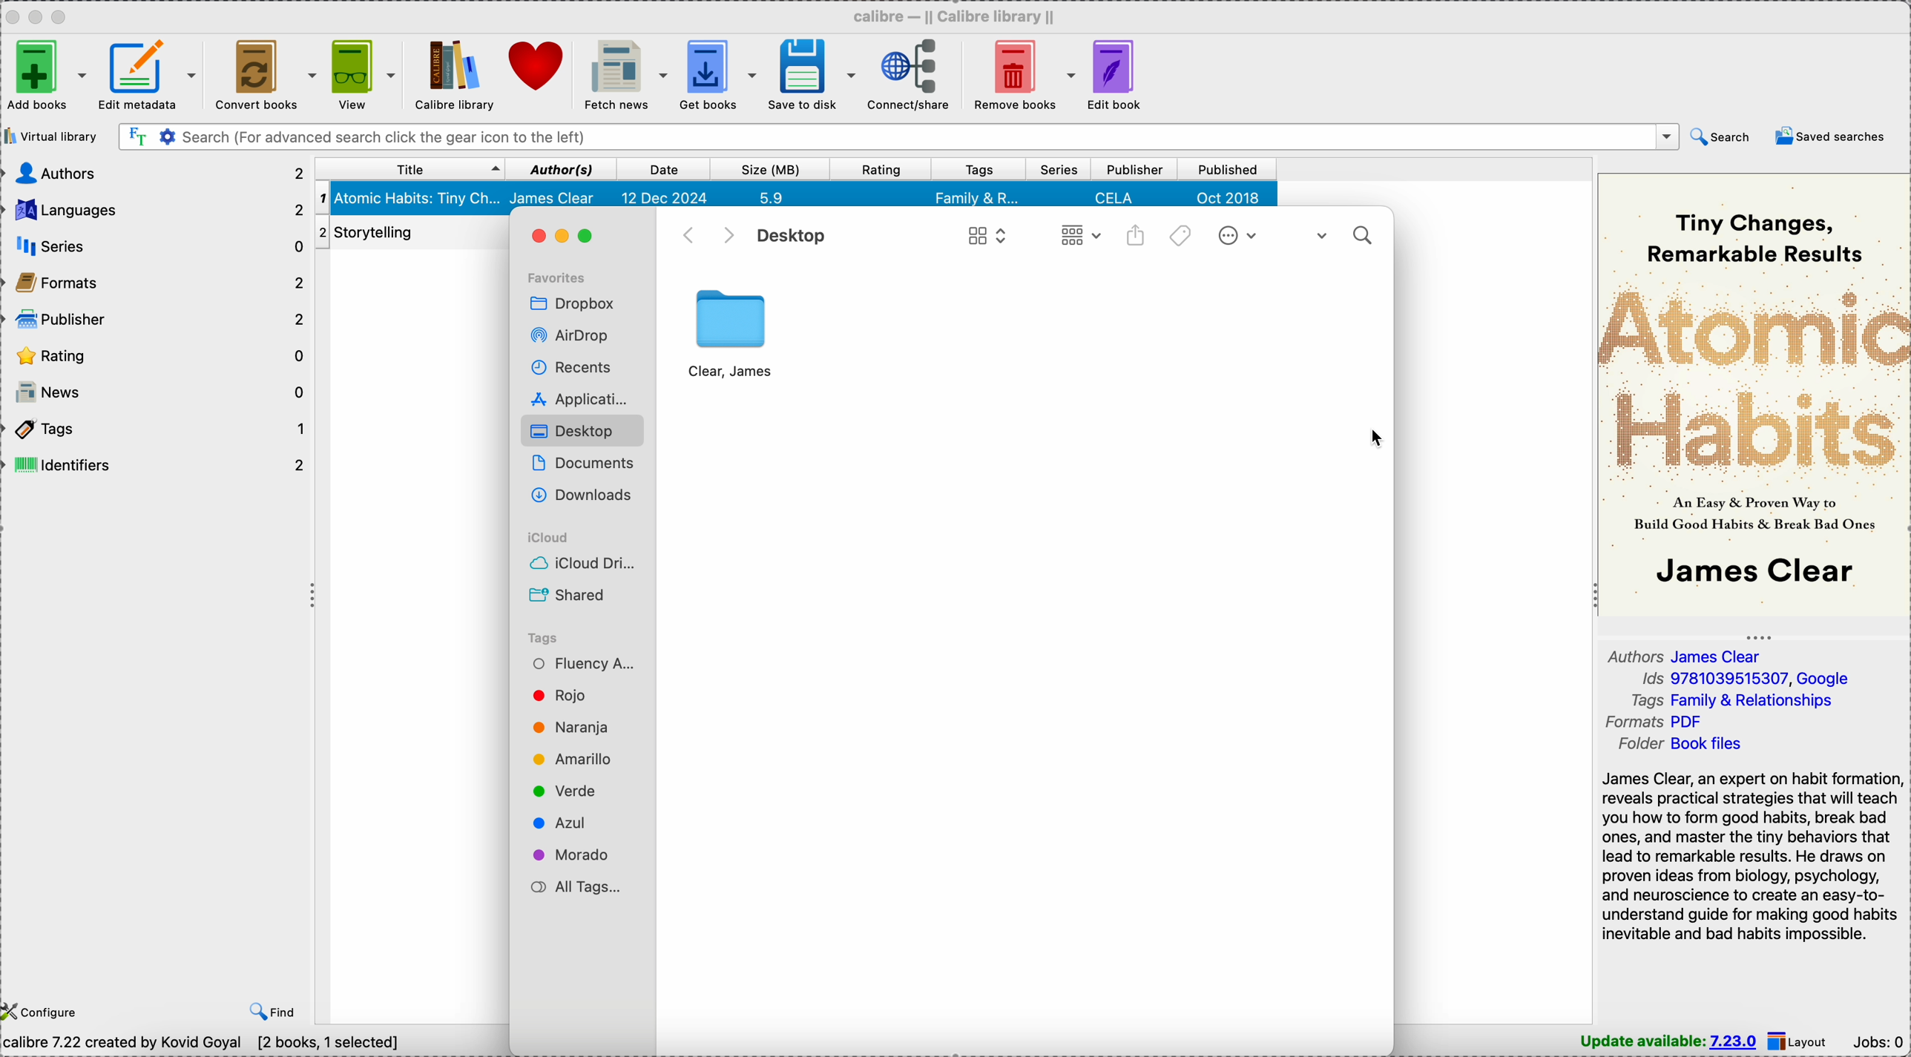 This screenshot has height=1057, width=1911. Describe the element at coordinates (539, 237) in the screenshot. I see `close` at that location.